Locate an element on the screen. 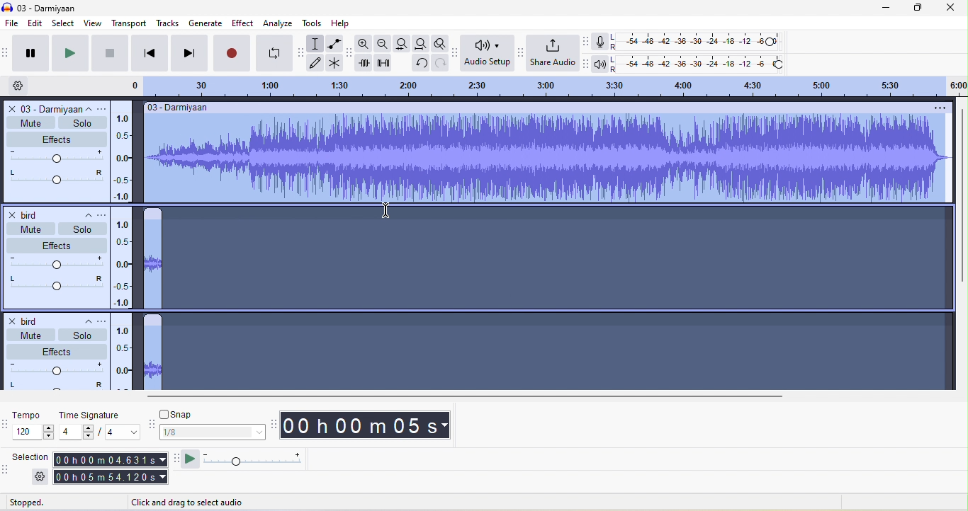  linear is located at coordinates (121, 153).